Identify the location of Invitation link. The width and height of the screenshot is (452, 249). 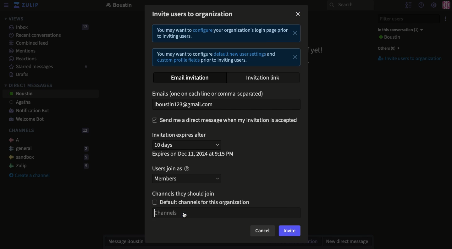
(263, 77).